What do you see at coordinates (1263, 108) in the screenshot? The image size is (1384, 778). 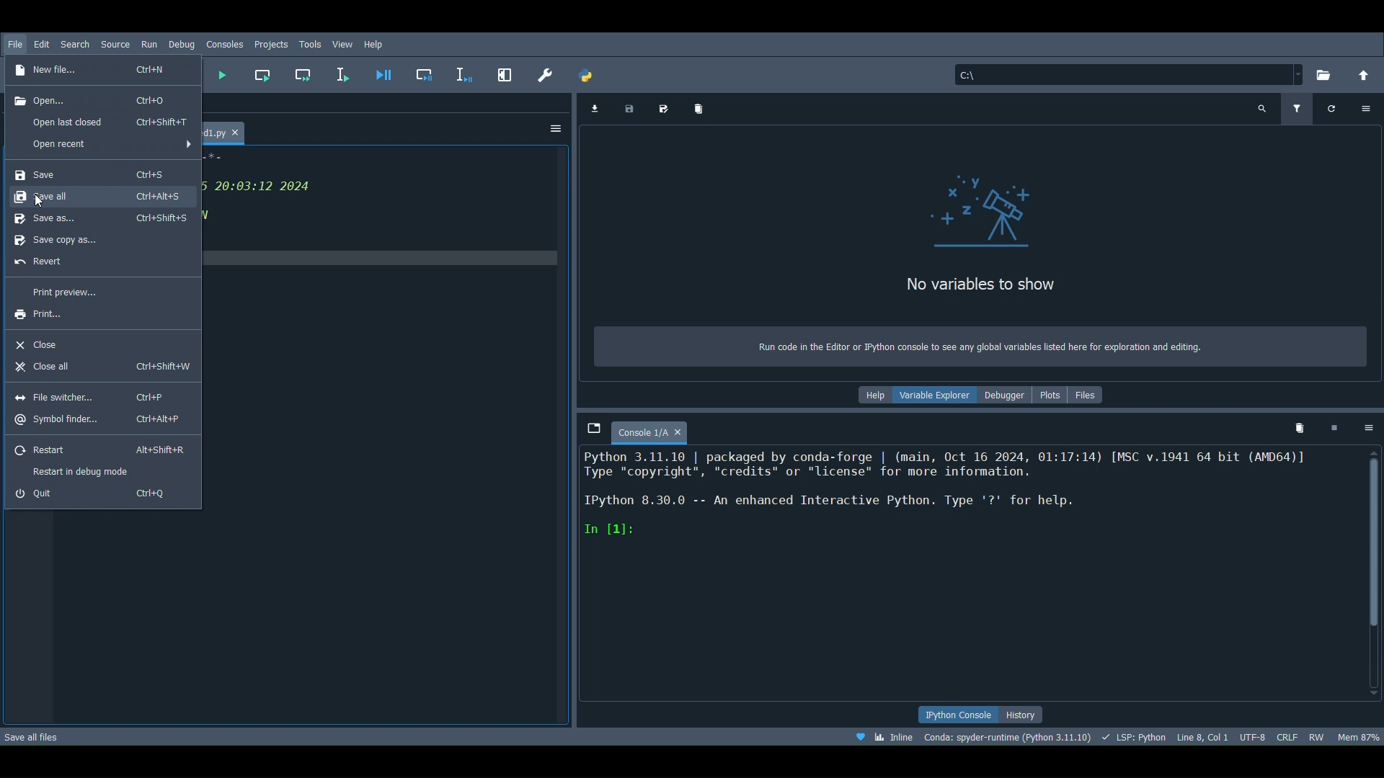 I see `Search variable names and types (Ctrl + F)` at bounding box center [1263, 108].